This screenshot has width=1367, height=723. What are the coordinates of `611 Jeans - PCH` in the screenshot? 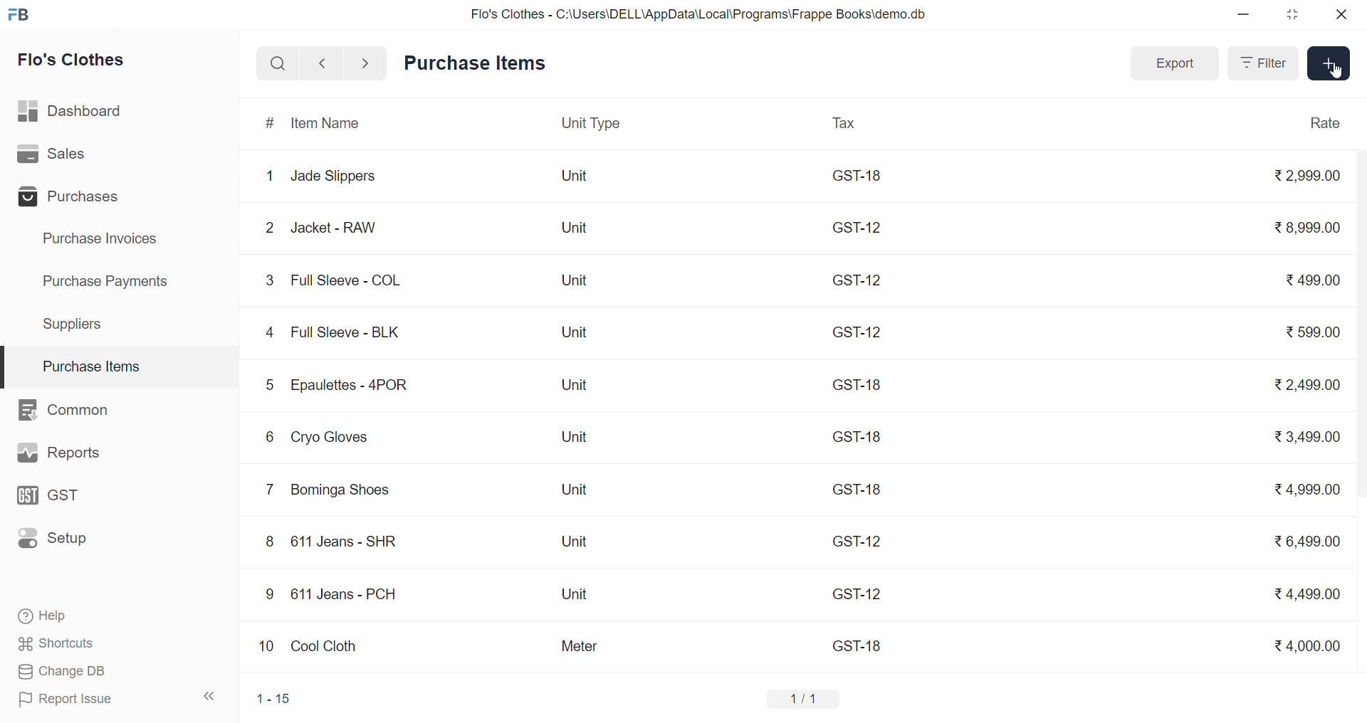 It's located at (346, 592).